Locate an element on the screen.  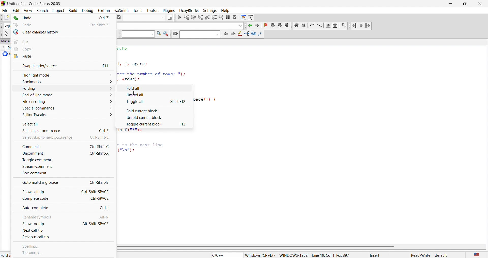
stream comment is located at coordinates (63, 166).